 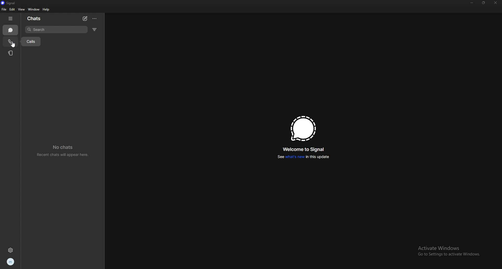 I want to click on cursor, so click(x=13, y=45).